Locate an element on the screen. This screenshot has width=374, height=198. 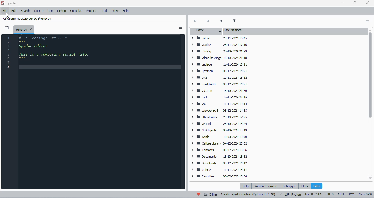
> mom 12-11-2024 16:12 is located at coordinates (218, 77).